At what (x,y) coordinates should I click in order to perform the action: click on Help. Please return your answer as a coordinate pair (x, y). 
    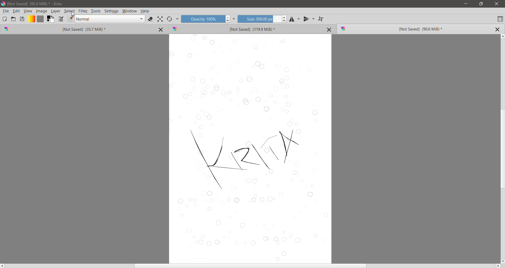
    Looking at the image, I should click on (145, 11).